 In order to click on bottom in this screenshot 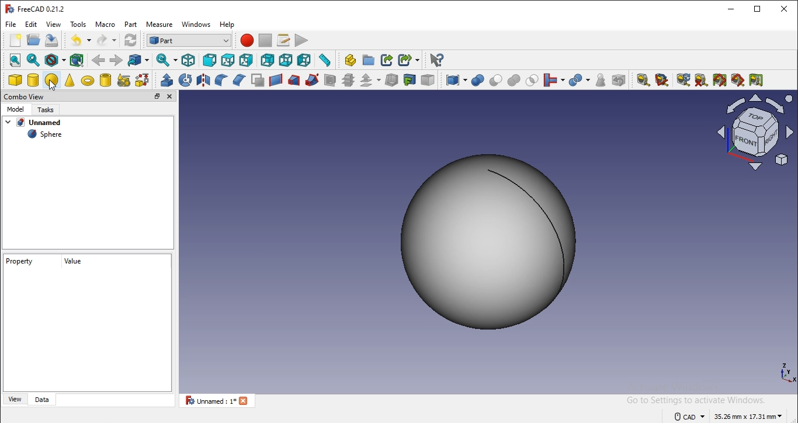, I will do `click(285, 60)`.